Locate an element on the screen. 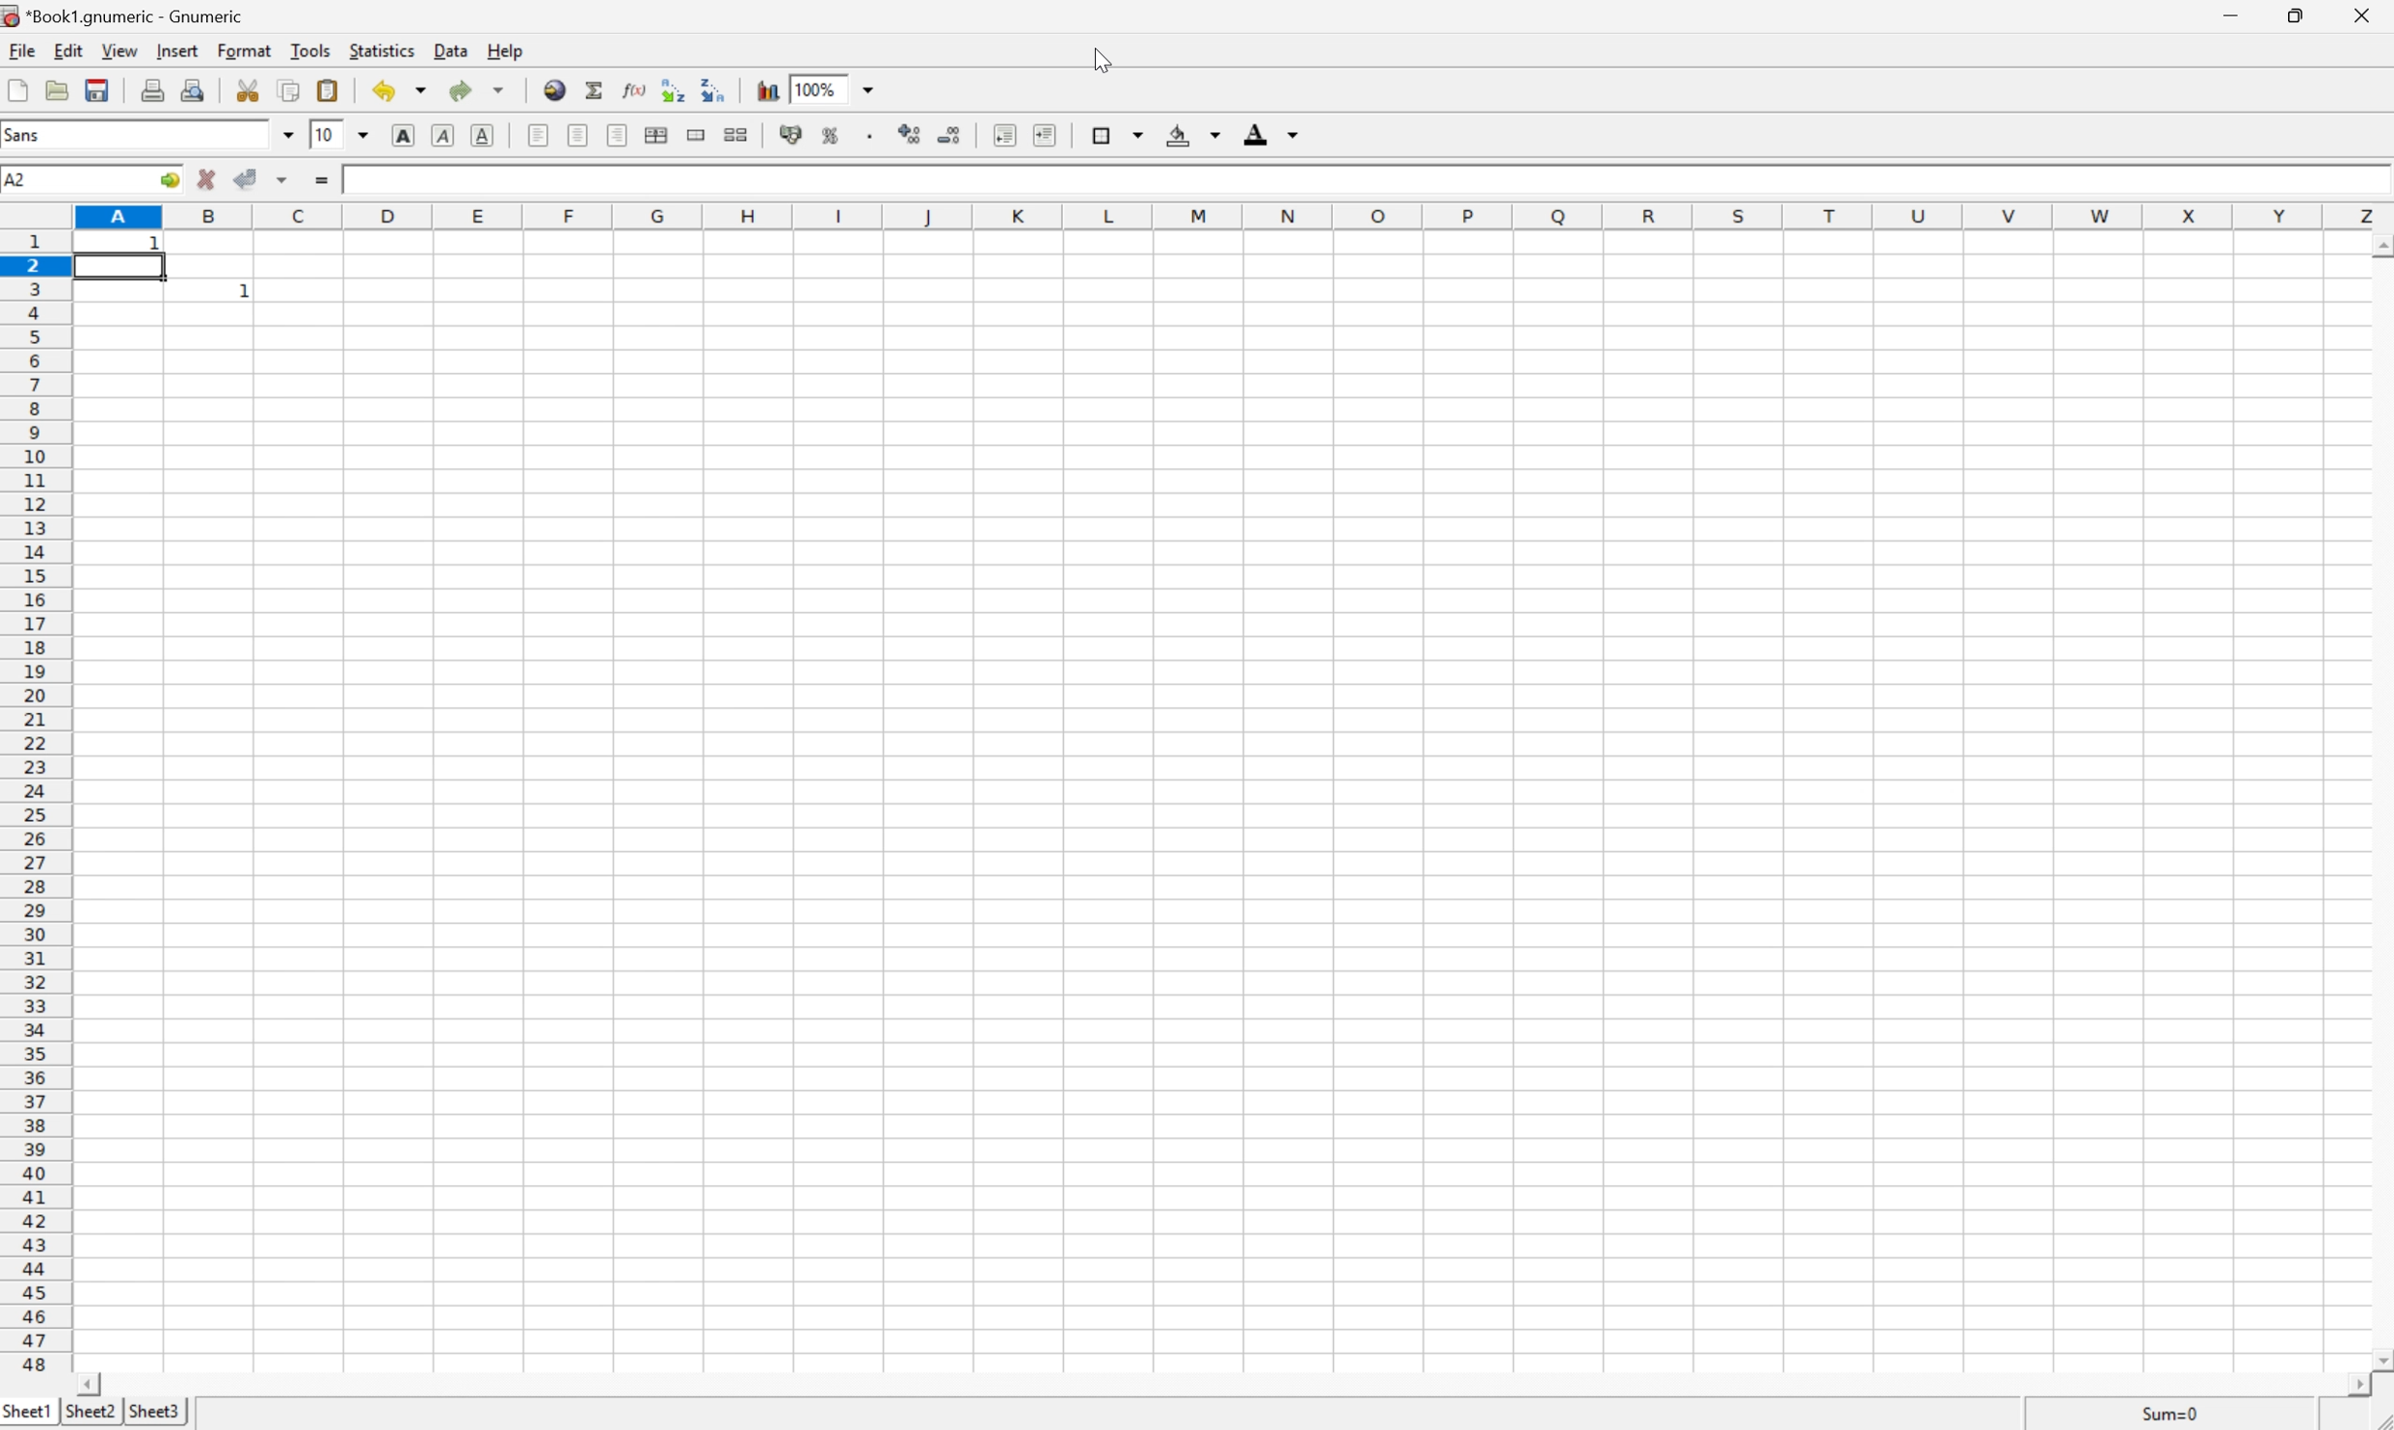 This screenshot has width=2394, height=1430. enter formula is located at coordinates (327, 179).